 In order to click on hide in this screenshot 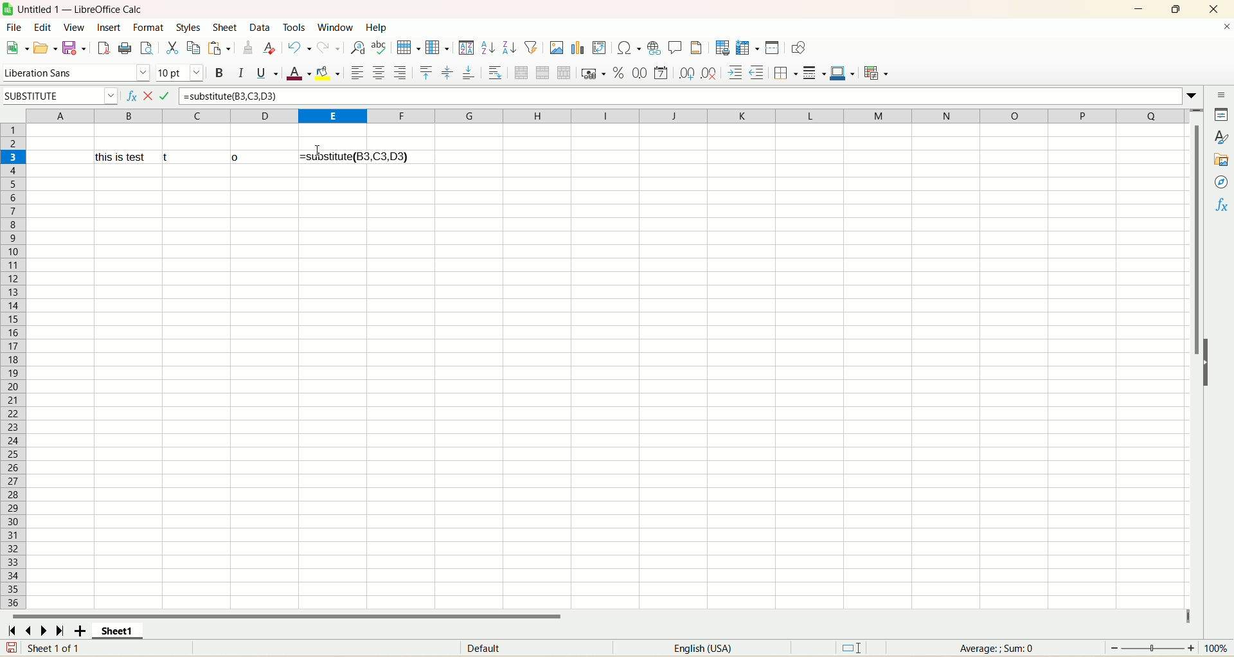, I will do `click(1205, 361)`.